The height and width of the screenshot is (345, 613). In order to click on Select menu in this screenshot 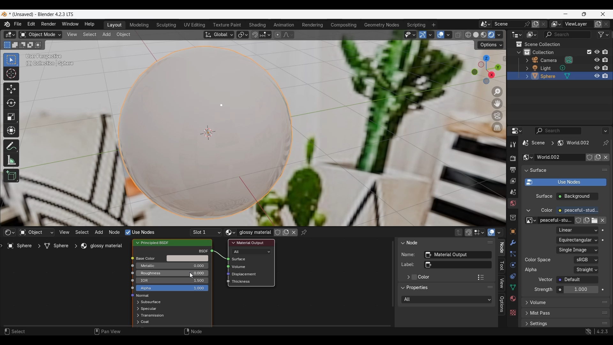, I will do `click(82, 232)`.